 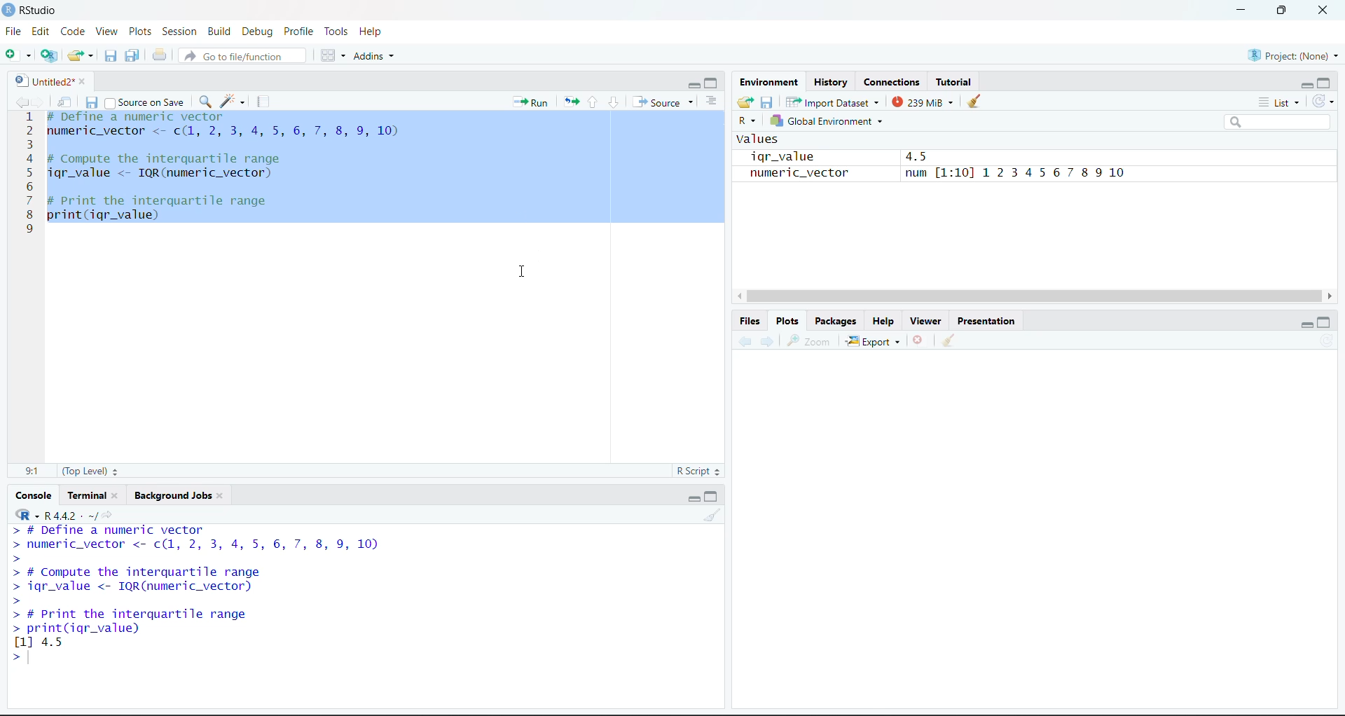 I want to click on Go to next section/chunk (Ctrl + pgDn), so click(x=613, y=102).